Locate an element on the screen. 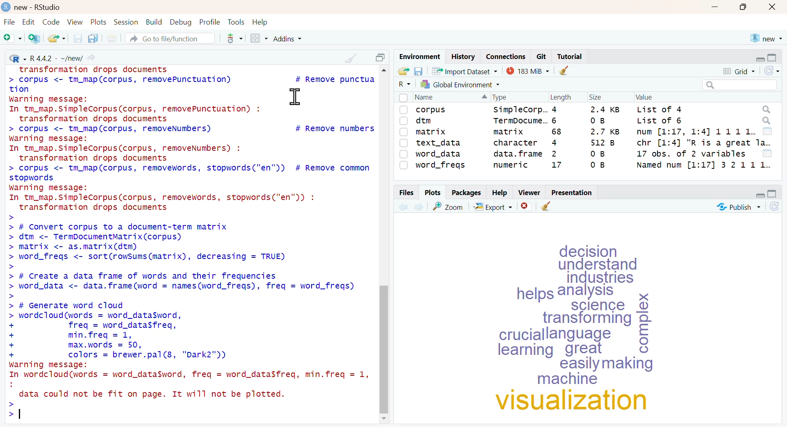 This screenshot has height=427, width=787. 512 B is located at coordinates (601, 143).